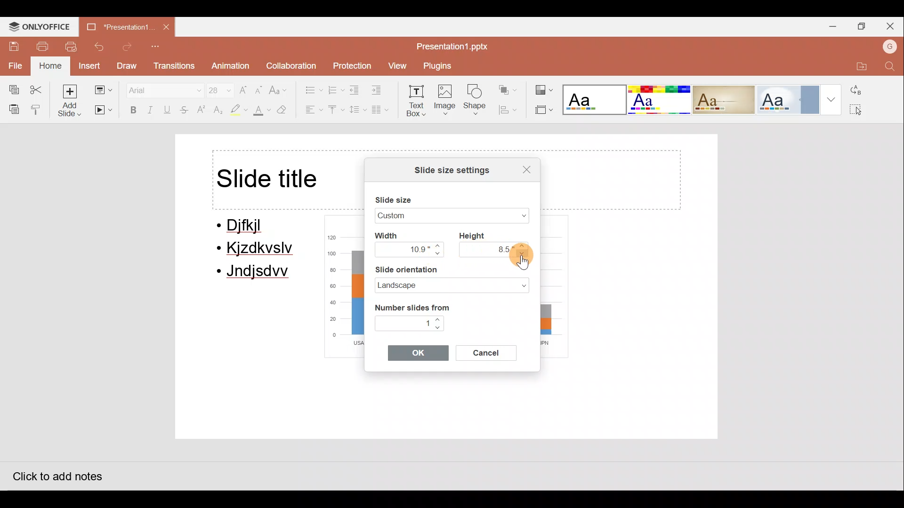  I want to click on Navigate down, so click(438, 254).